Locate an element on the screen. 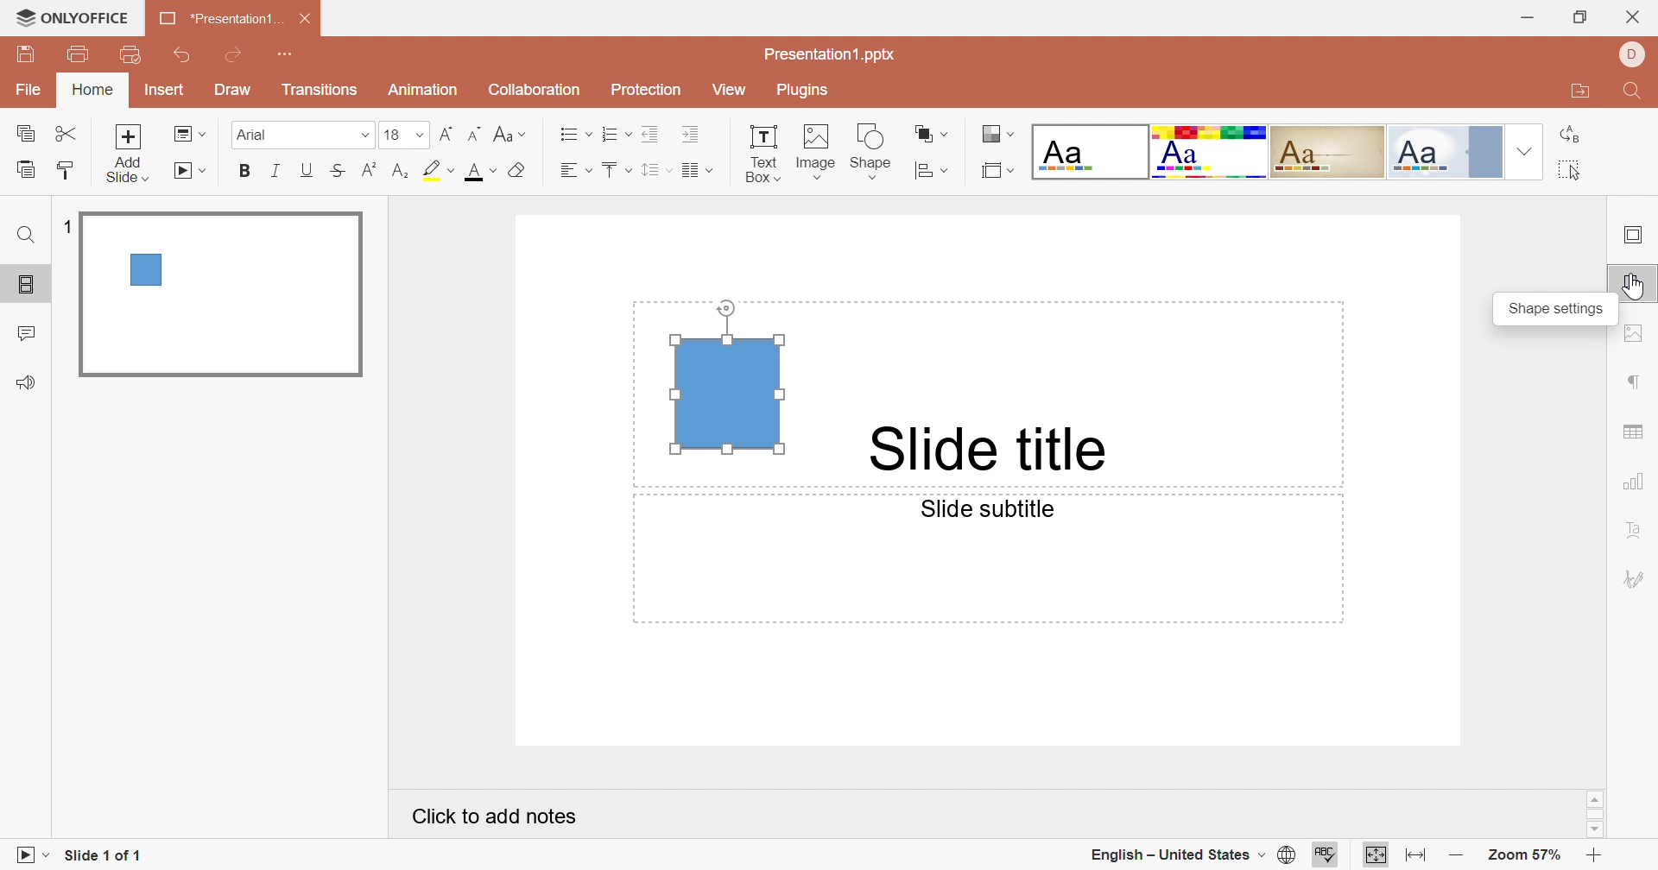 The image size is (1658, 870). Text Box is located at coordinates (761, 153).